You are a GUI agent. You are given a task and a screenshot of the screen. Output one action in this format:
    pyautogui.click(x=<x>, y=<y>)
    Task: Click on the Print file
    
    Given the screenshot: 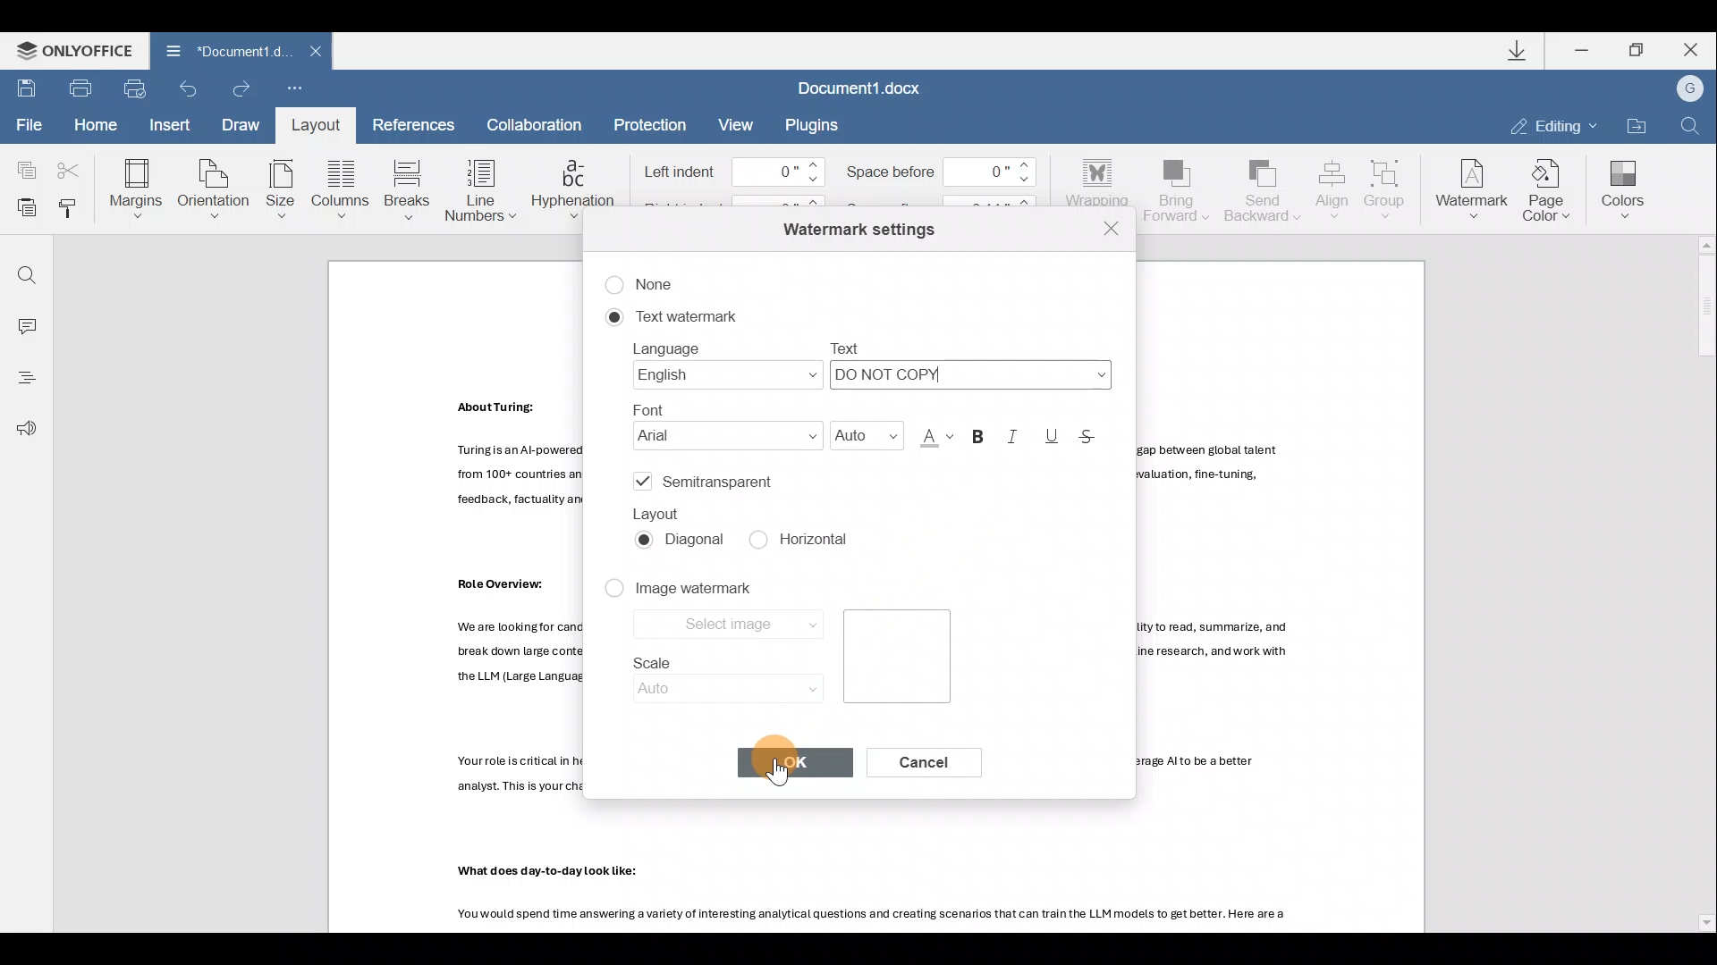 What is the action you would take?
    pyautogui.click(x=75, y=89)
    